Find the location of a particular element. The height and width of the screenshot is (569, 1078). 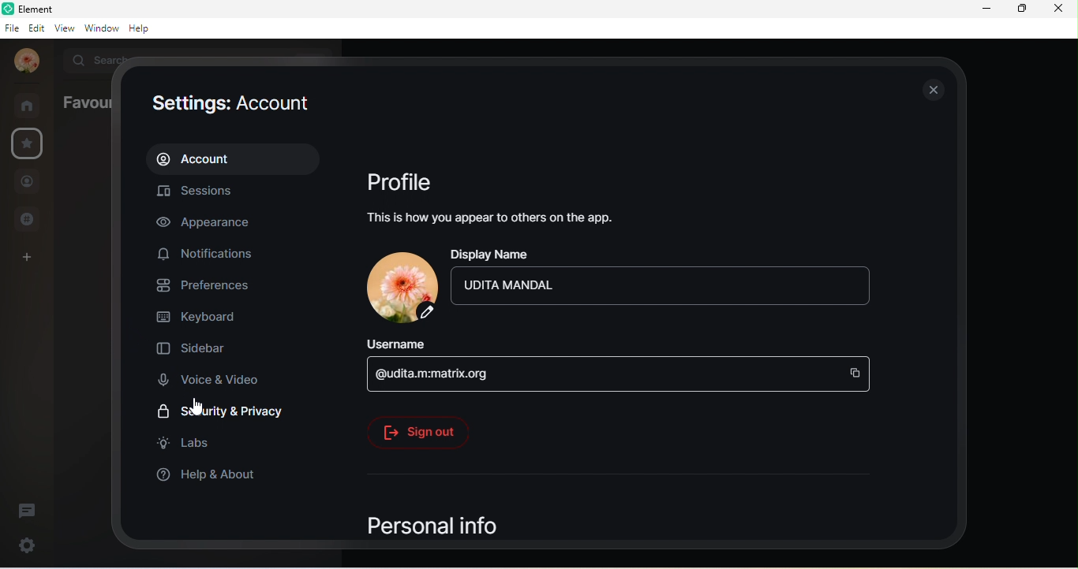

sessions is located at coordinates (201, 194).